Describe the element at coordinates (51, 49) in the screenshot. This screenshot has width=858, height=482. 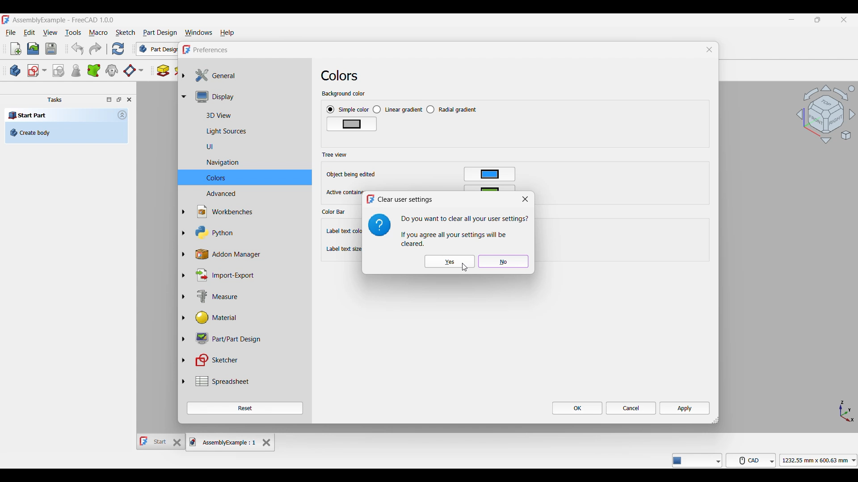
I see `Save` at that location.